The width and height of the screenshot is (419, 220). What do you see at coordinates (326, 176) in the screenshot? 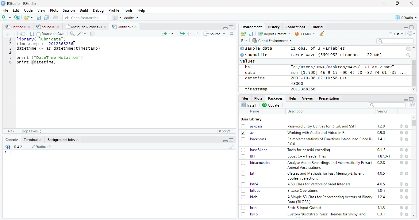
I see `(Classes and Methods for Fast Memory-Efficient
Boolean Selections` at bounding box center [326, 176].